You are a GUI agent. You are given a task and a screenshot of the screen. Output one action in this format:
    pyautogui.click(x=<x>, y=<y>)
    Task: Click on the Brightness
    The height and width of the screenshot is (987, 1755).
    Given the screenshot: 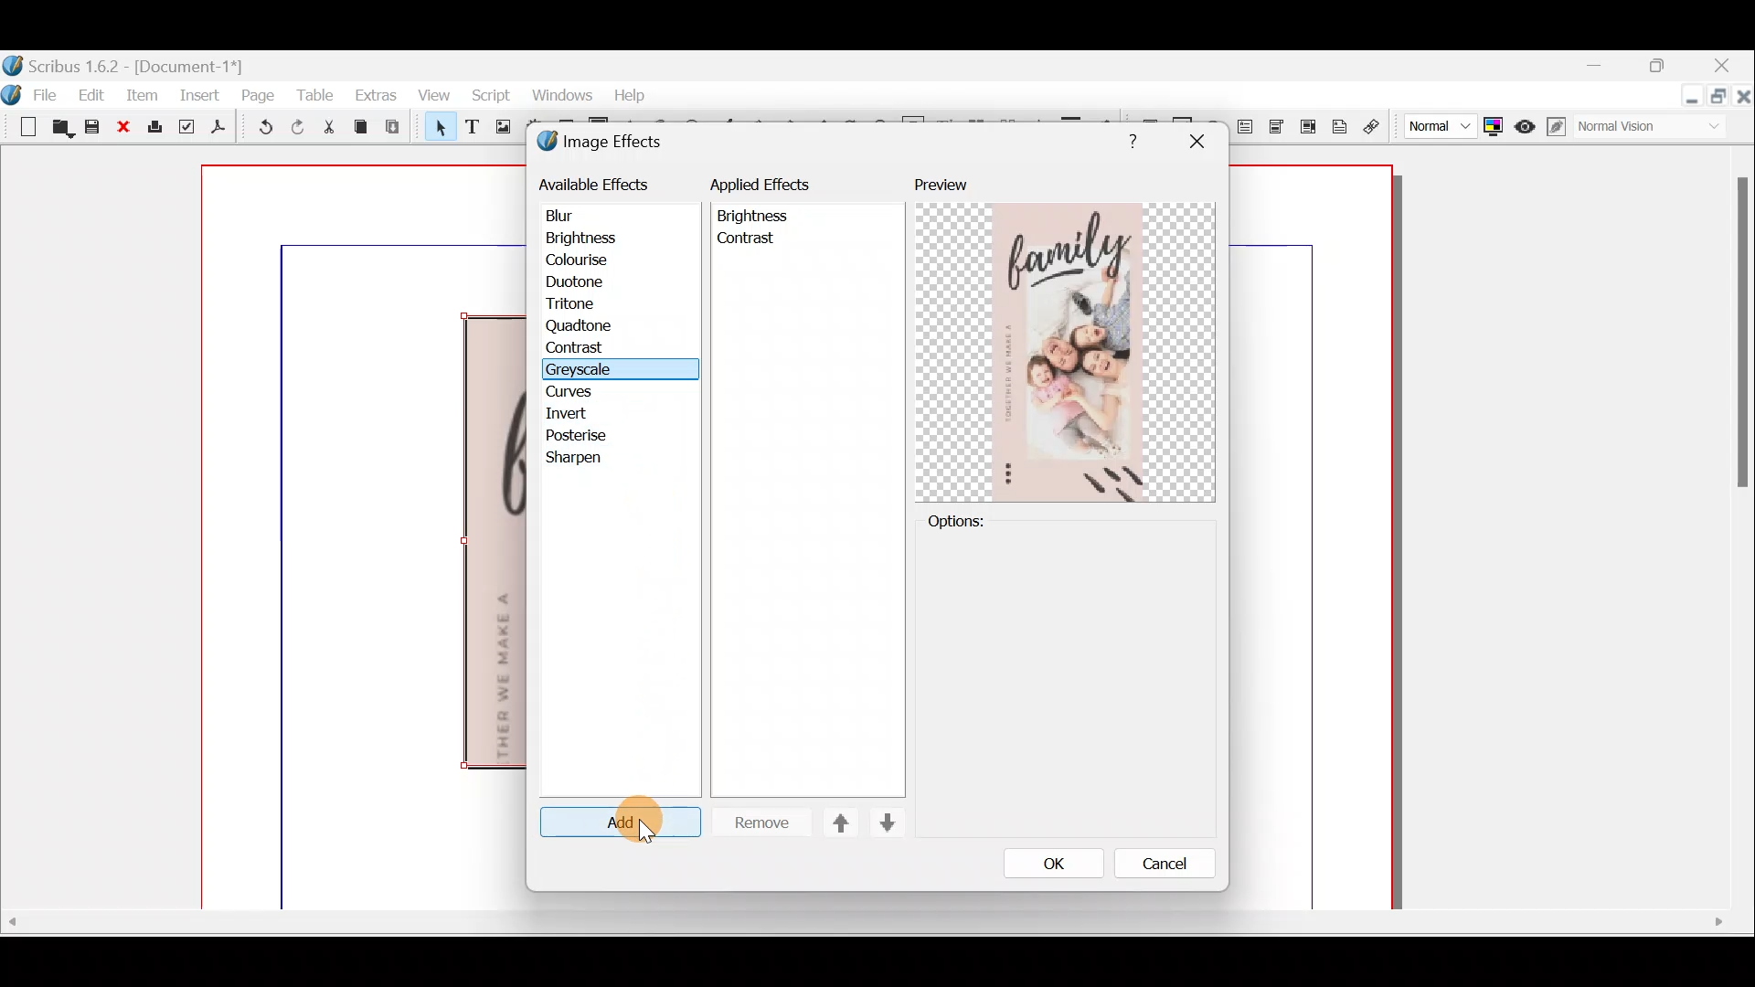 What is the action you would take?
    pyautogui.click(x=755, y=215)
    